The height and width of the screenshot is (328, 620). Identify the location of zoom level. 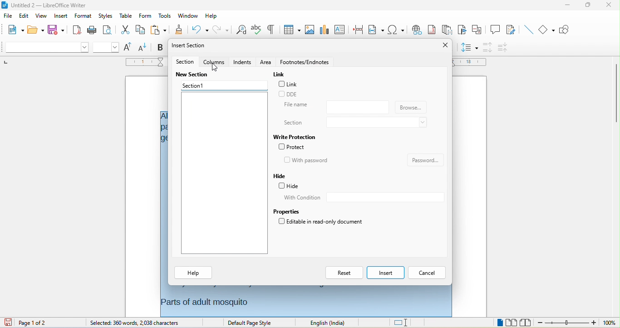
(609, 323).